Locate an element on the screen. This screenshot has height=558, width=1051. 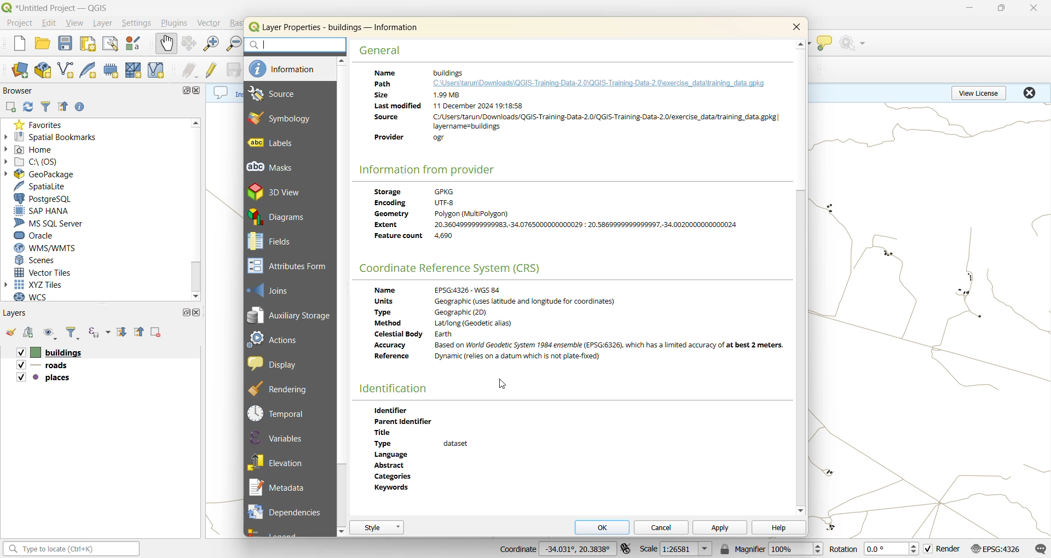
new is located at coordinates (20, 42).